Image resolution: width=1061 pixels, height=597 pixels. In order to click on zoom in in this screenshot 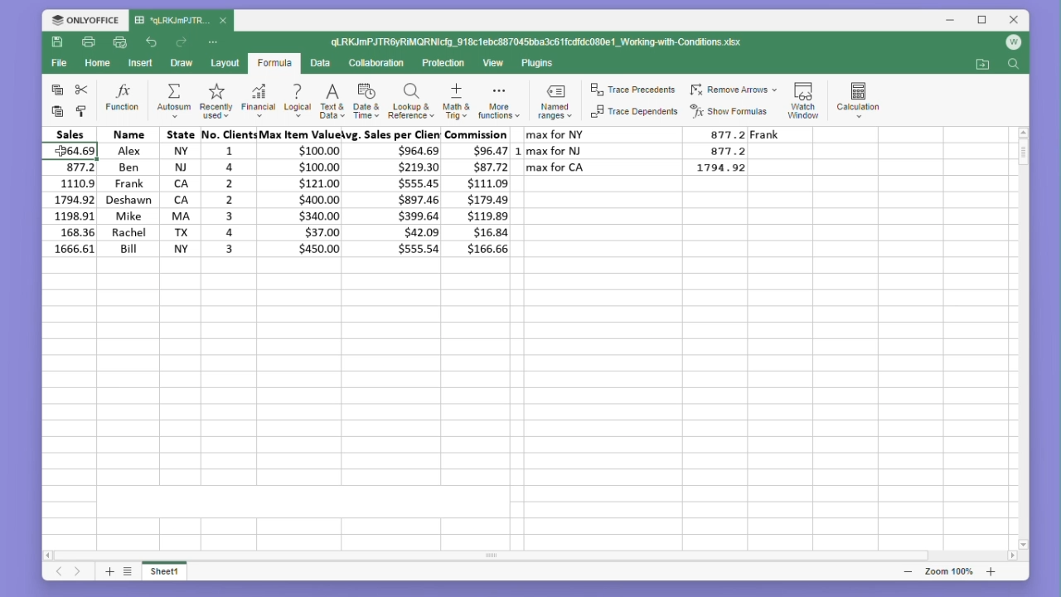, I will do `click(991, 571)`.